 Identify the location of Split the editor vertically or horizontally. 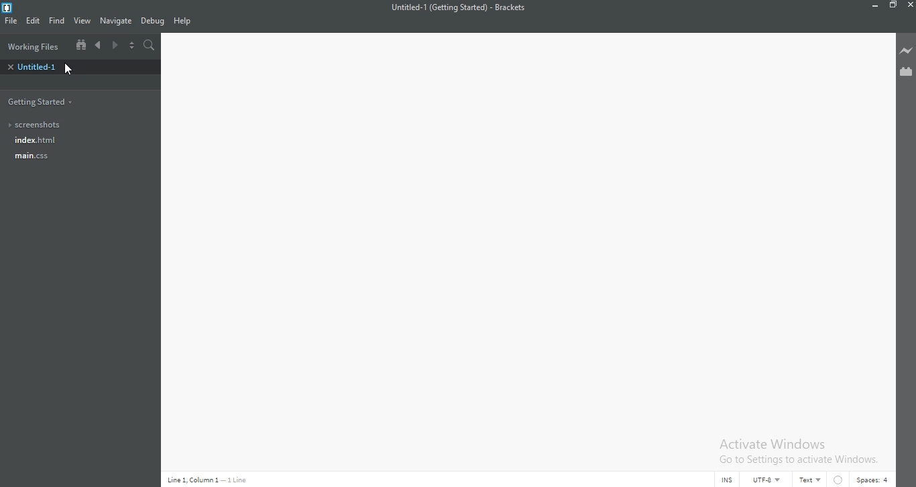
(131, 46).